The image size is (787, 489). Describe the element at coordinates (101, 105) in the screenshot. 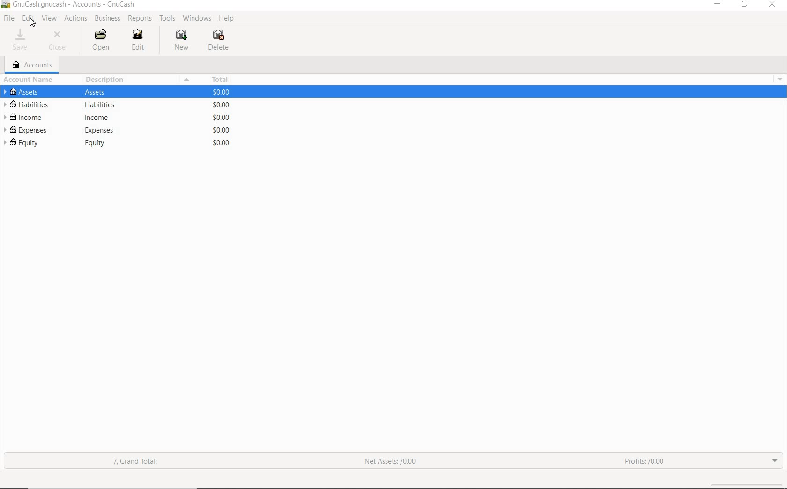

I see `` at that location.